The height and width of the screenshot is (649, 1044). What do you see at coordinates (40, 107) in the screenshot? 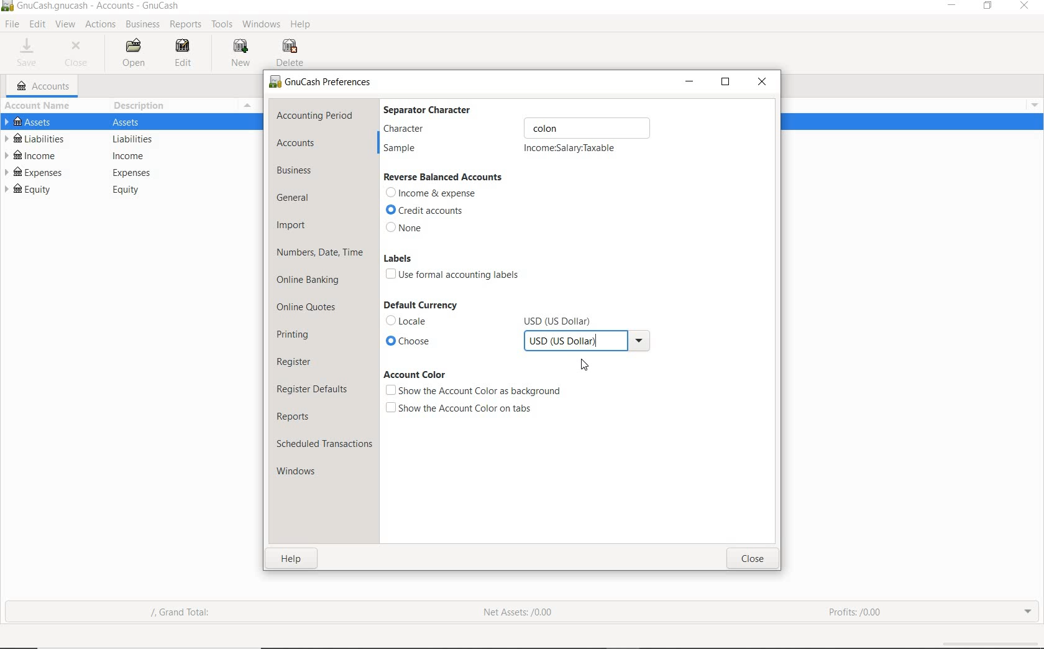
I see `ACCOUNT NAME` at bounding box center [40, 107].